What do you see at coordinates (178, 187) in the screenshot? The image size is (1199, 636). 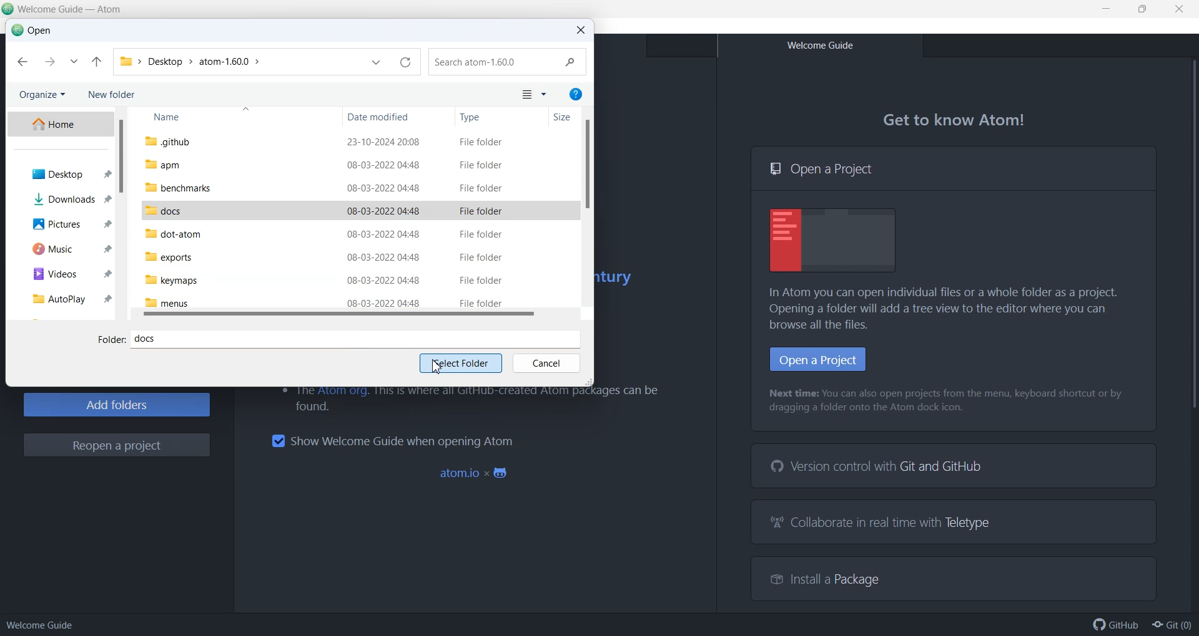 I see `benchmarks` at bounding box center [178, 187].